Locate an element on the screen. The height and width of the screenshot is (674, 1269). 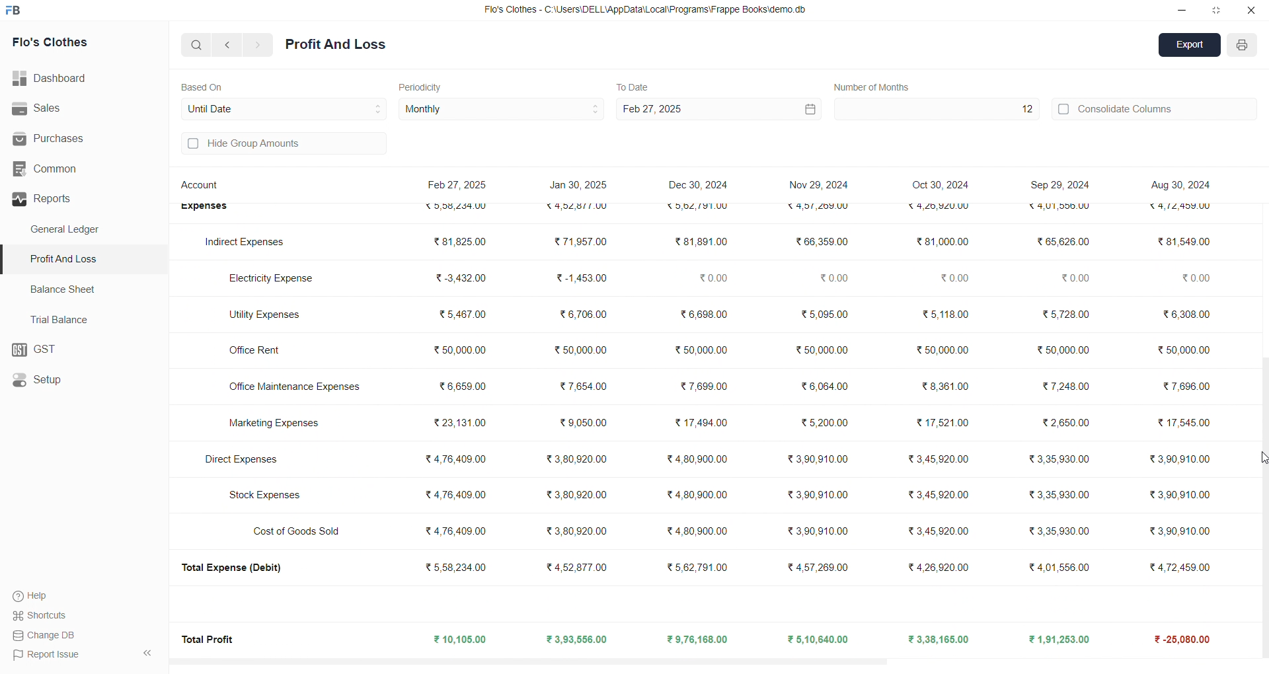
₹3,93,566.00 is located at coordinates (576, 640).